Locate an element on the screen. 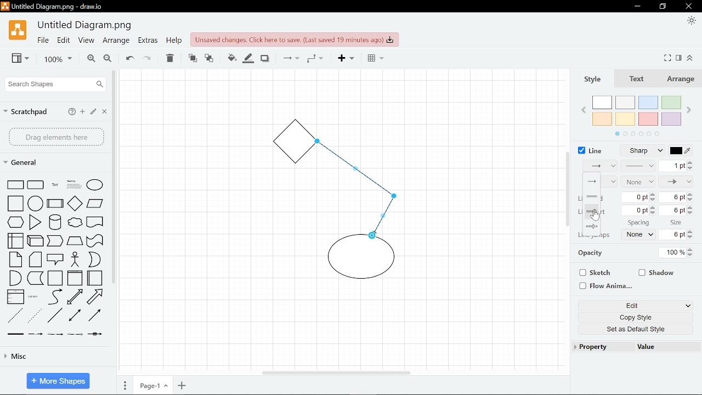 This screenshot has height=395, width=702. Leftward arrow with a bar is located at coordinates (591, 227).